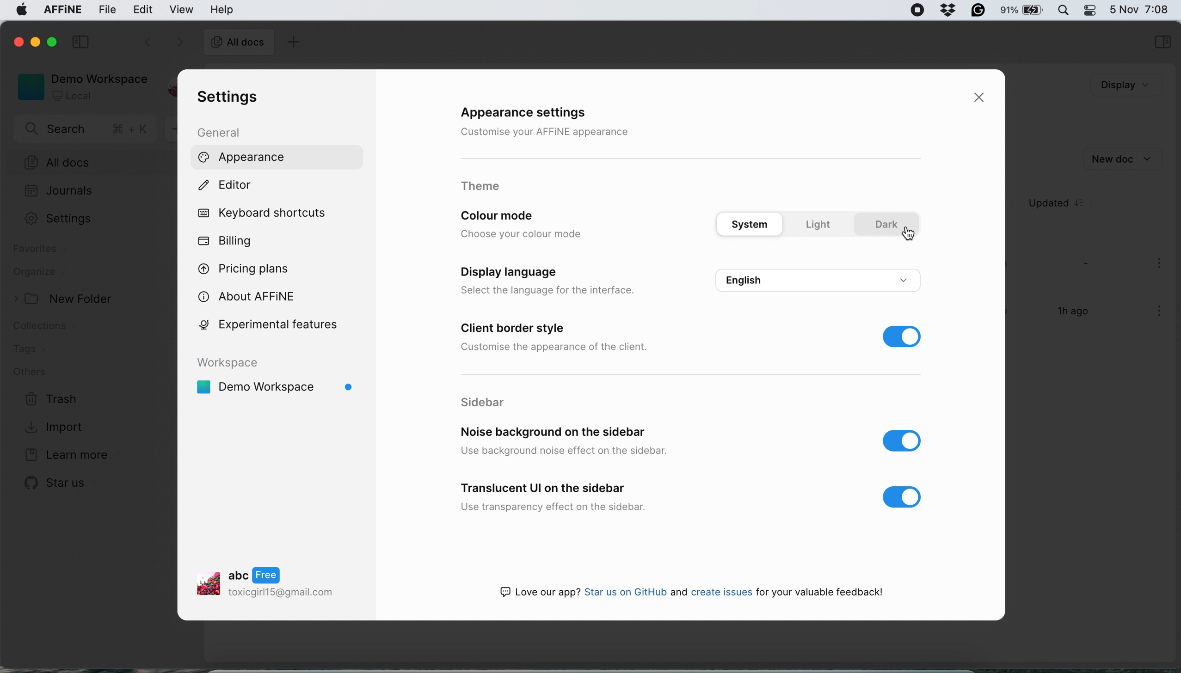  Describe the element at coordinates (64, 453) in the screenshot. I see `learn more` at that location.